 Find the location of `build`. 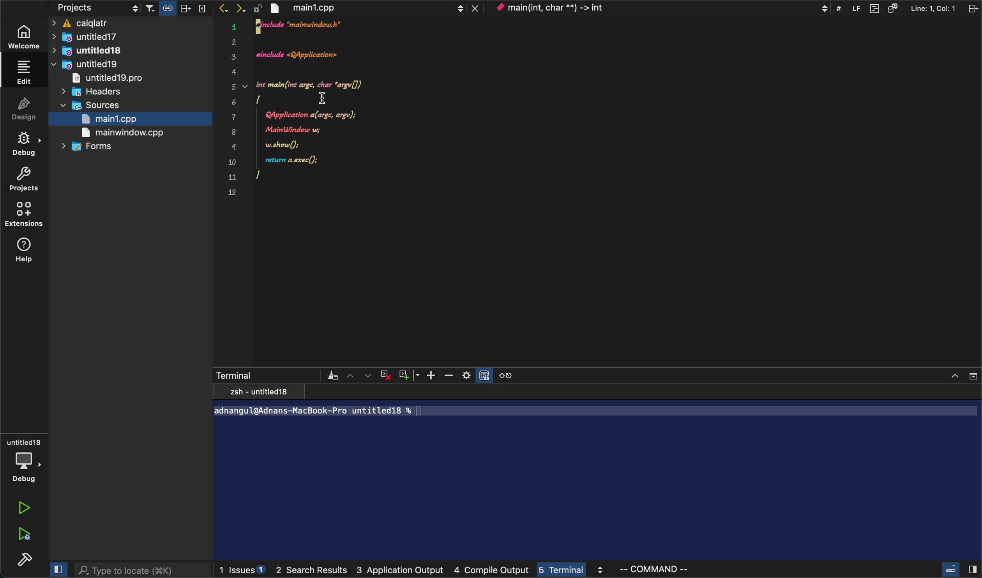

build is located at coordinates (23, 559).